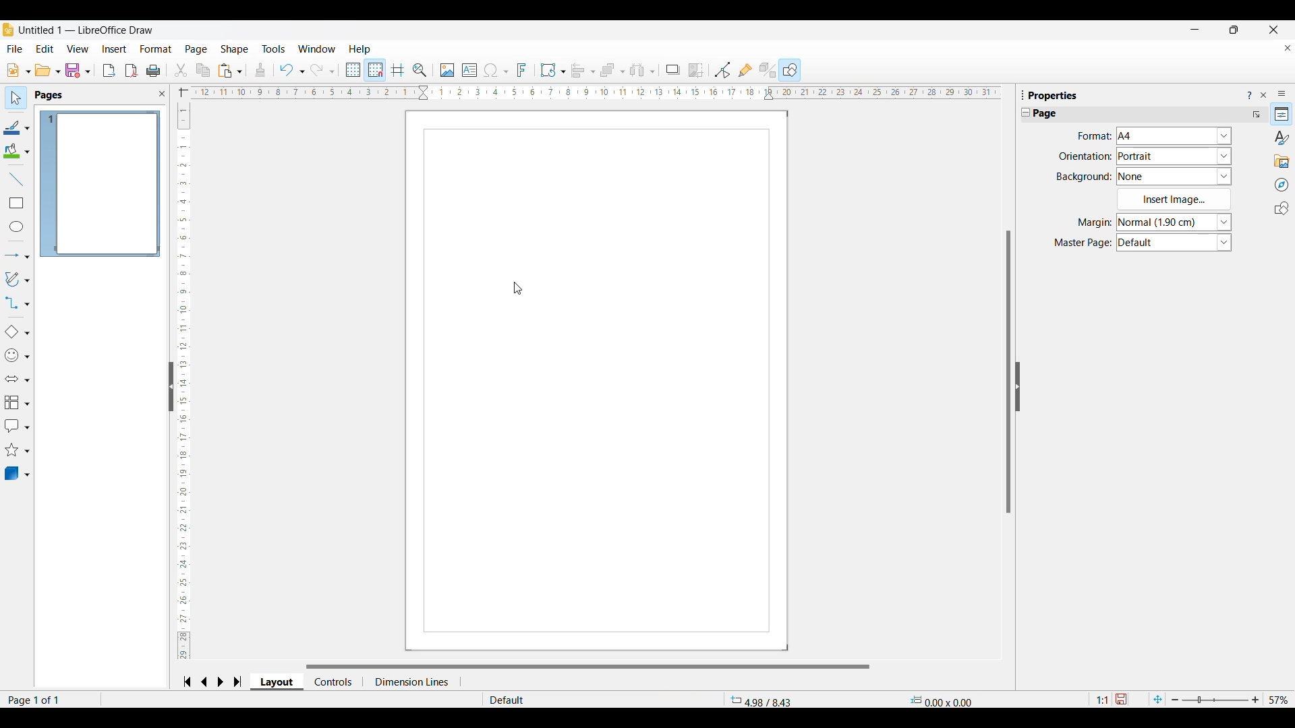 Image resolution: width=1295 pixels, height=728 pixels. Describe the element at coordinates (17, 226) in the screenshot. I see `Insert ellipse` at that location.